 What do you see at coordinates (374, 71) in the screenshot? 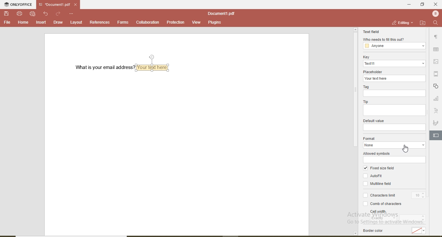
I see `placeholder` at bounding box center [374, 71].